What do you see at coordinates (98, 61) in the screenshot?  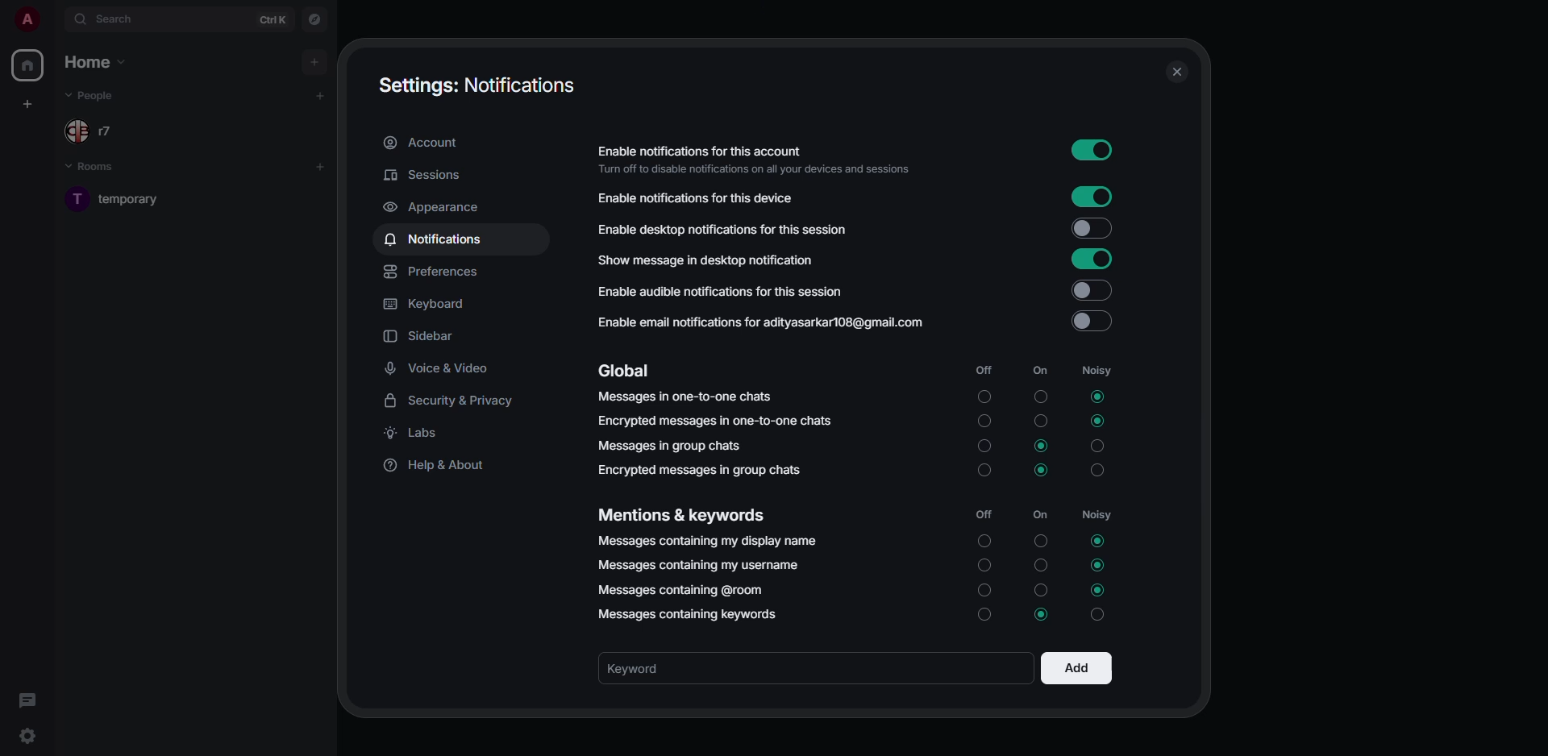 I see `home` at bounding box center [98, 61].